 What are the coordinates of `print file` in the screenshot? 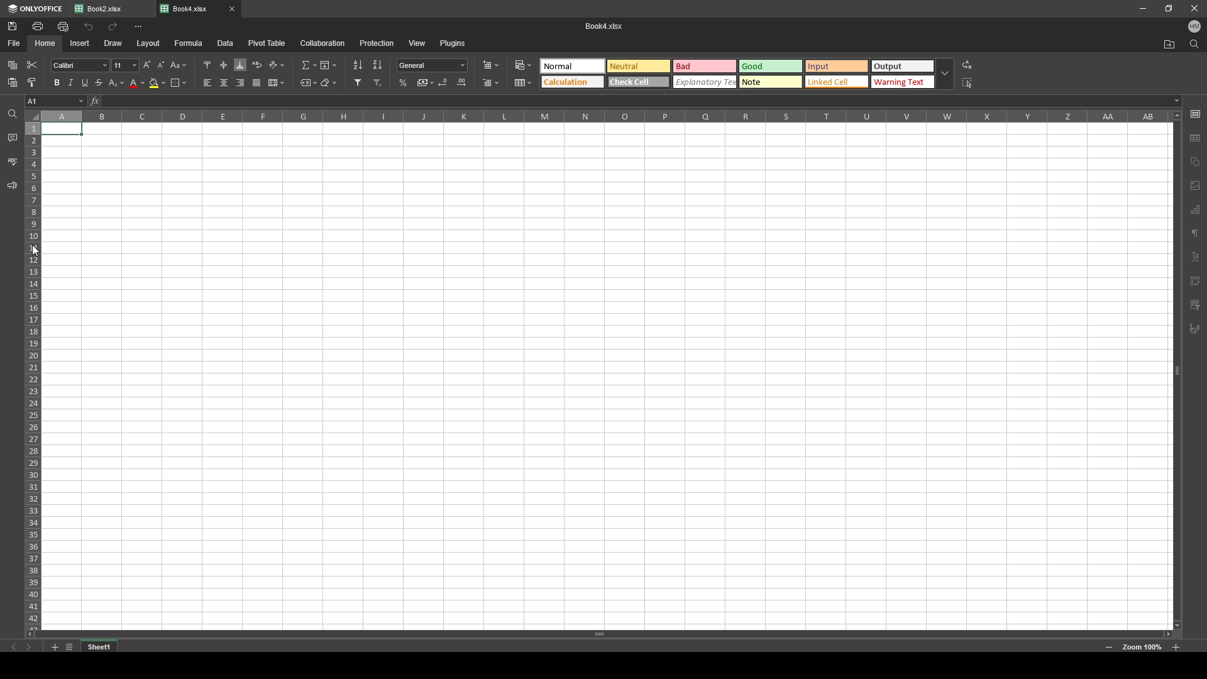 It's located at (38, 26).